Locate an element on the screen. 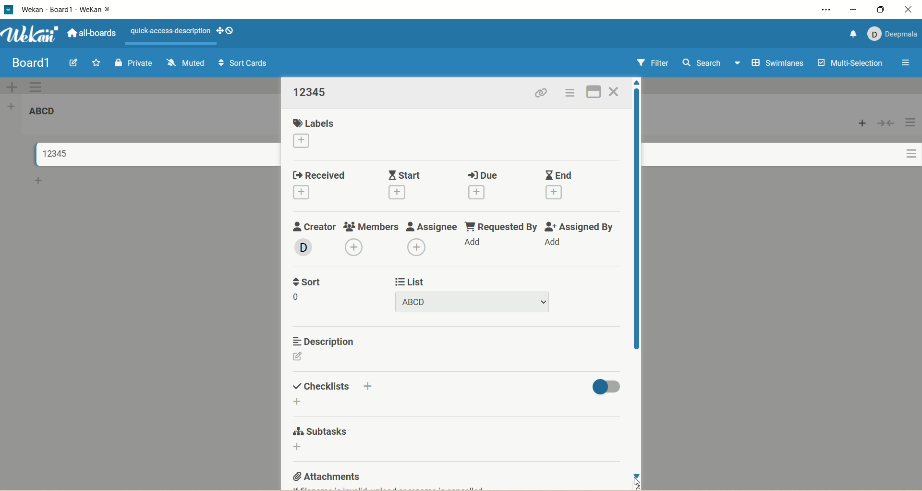 The width and height of the screenshot is (922, 491). private is located at coordinates (134, 61).